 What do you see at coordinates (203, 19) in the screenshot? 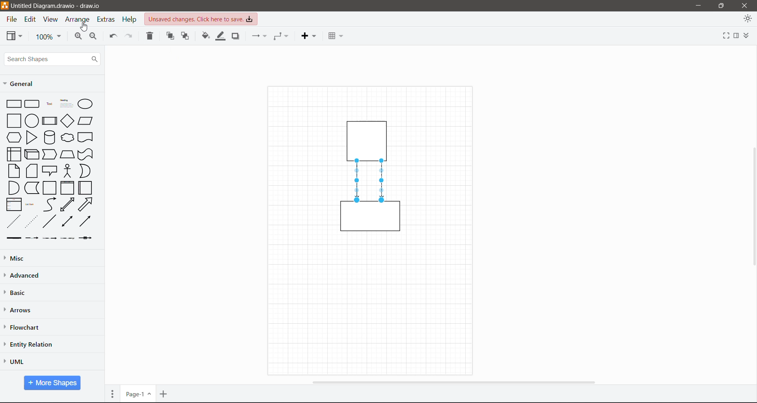
I see `Unsaved Changes. Click here to save` at bounding box center [203, 19].